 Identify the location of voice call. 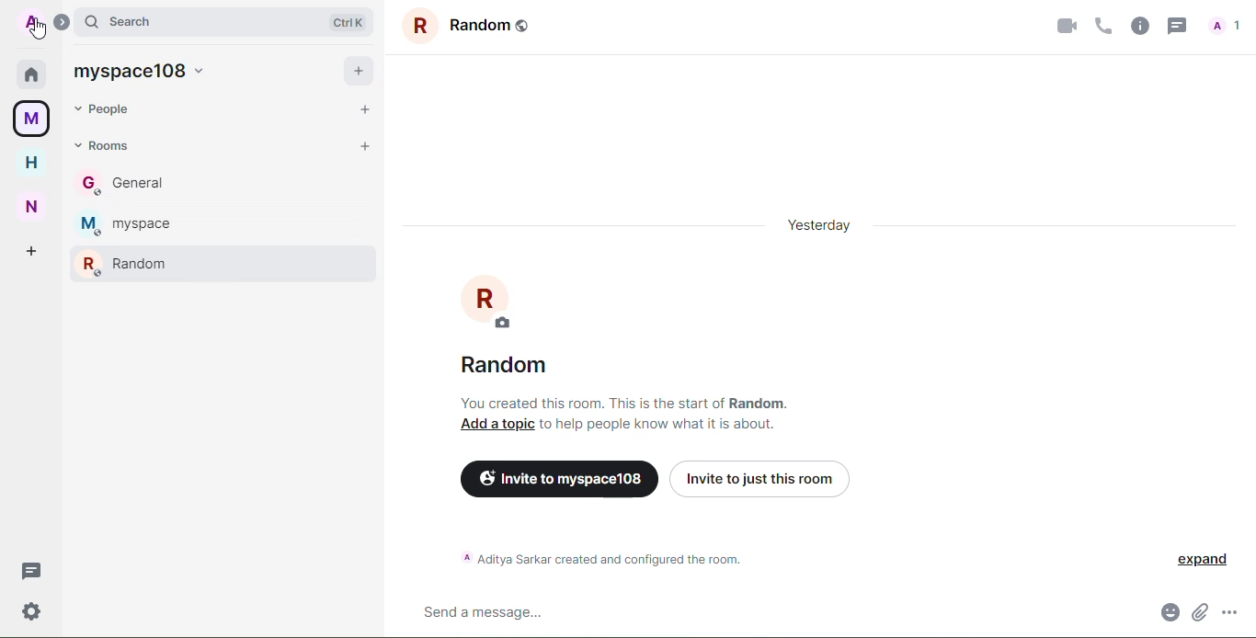
(1100, 24).